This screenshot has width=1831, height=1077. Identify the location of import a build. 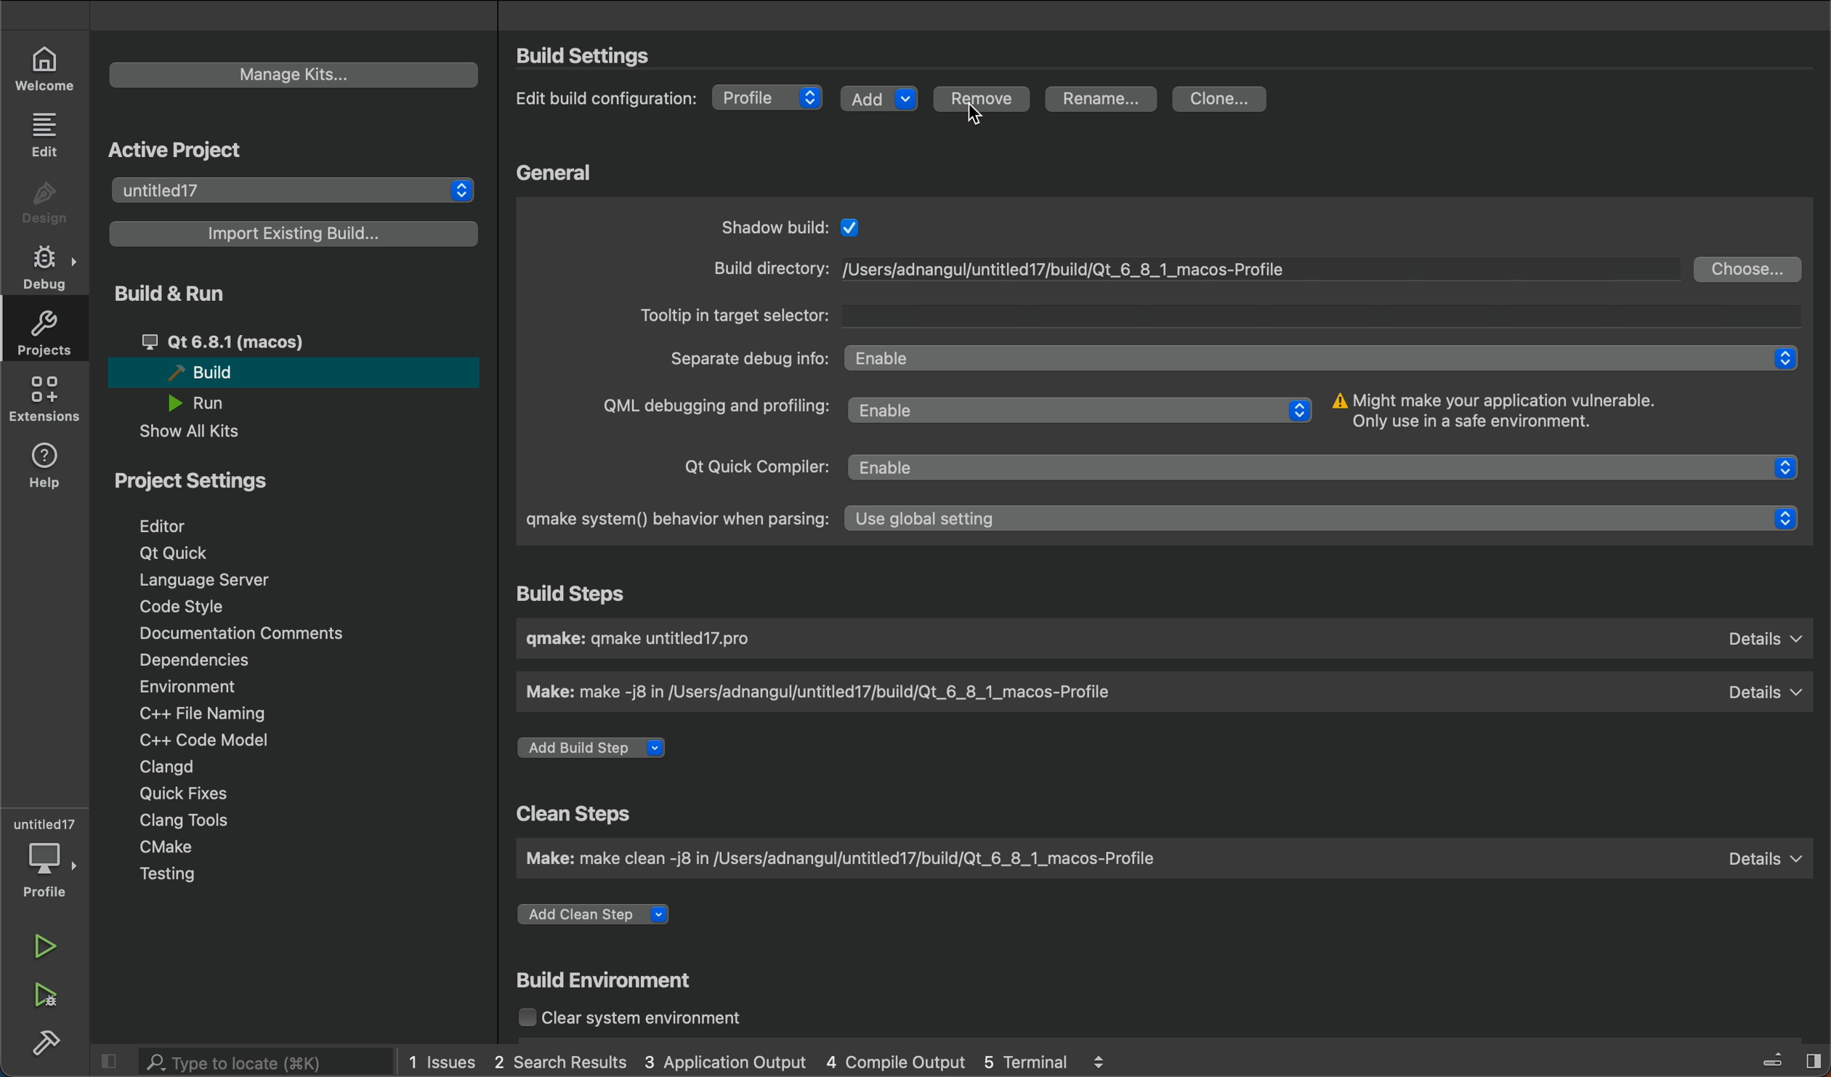
(292, 233).